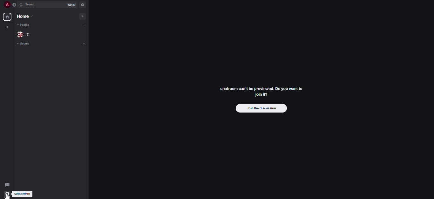 The width and height of the screenshot is (434, 199). Describe the element at coordinates (85, 43) in the screenshot. I see `add` at that location.